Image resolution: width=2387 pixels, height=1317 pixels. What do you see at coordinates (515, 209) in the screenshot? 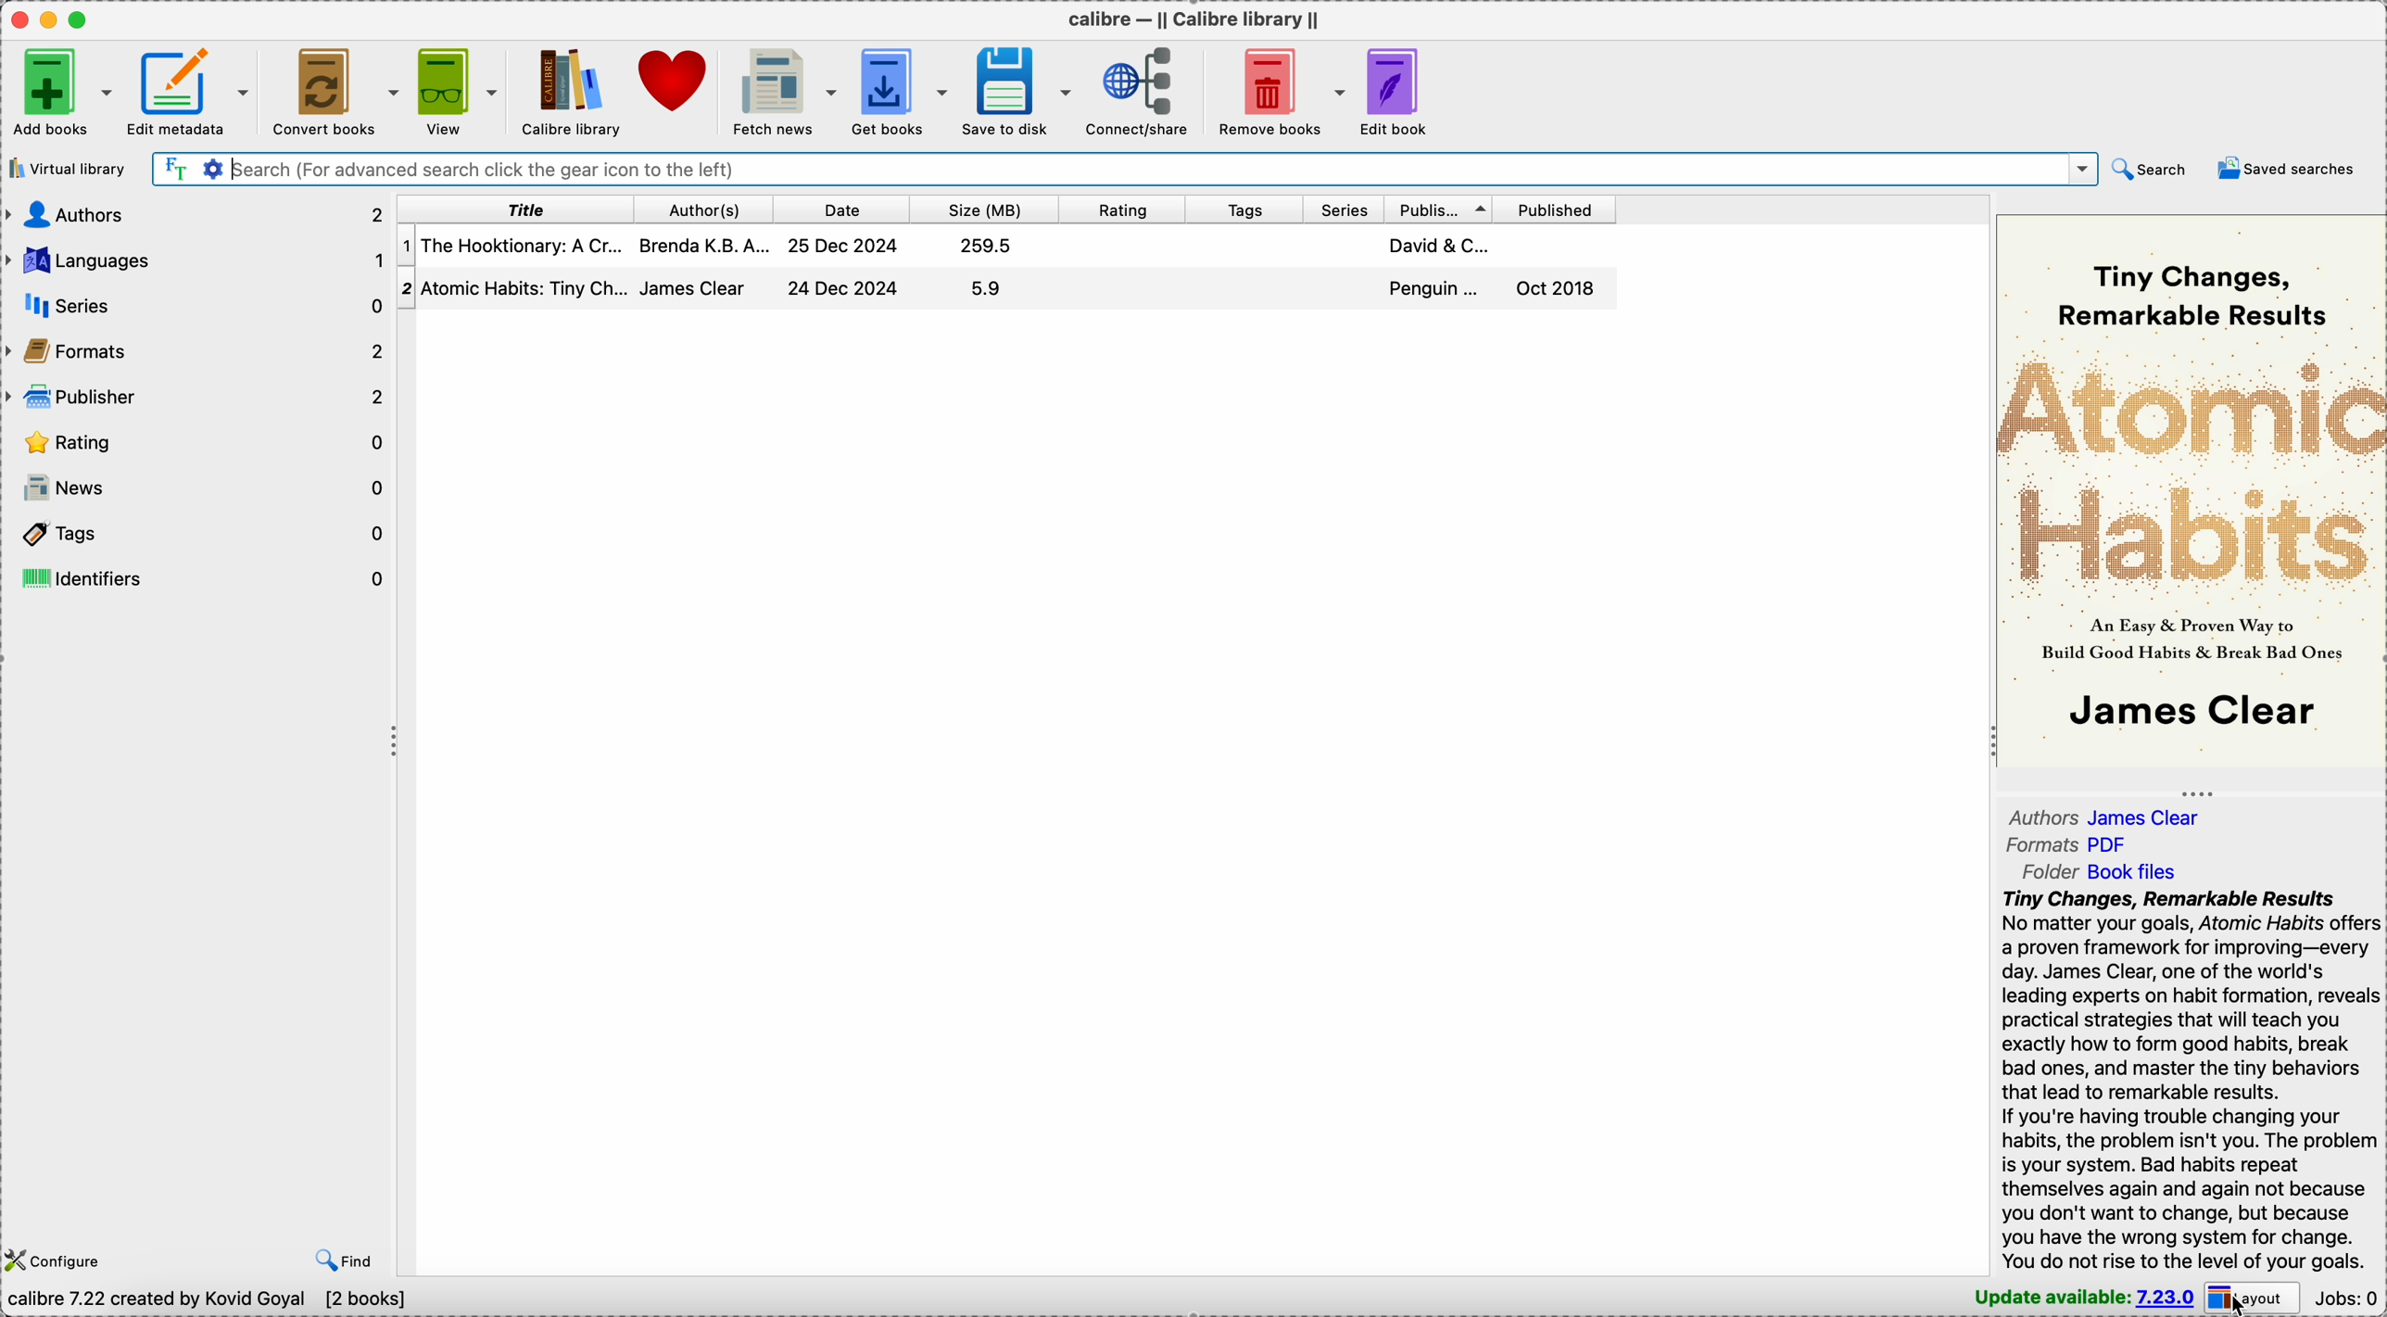
I see `title` at bounding box center [515, 209].